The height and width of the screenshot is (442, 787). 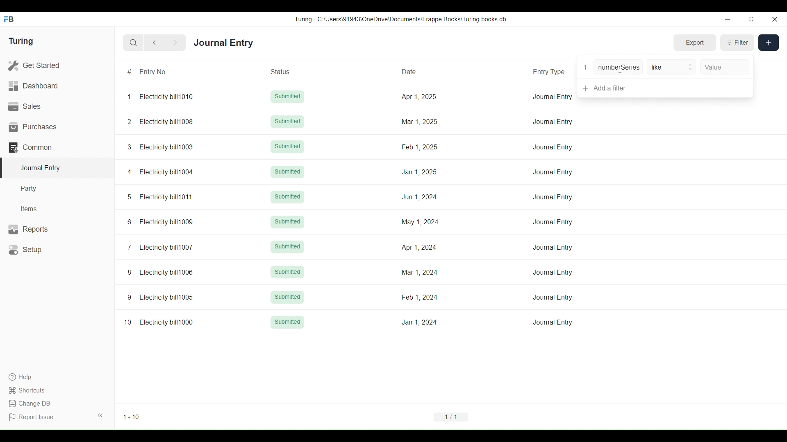 I want to click on Close, so click(x=775, y=19).